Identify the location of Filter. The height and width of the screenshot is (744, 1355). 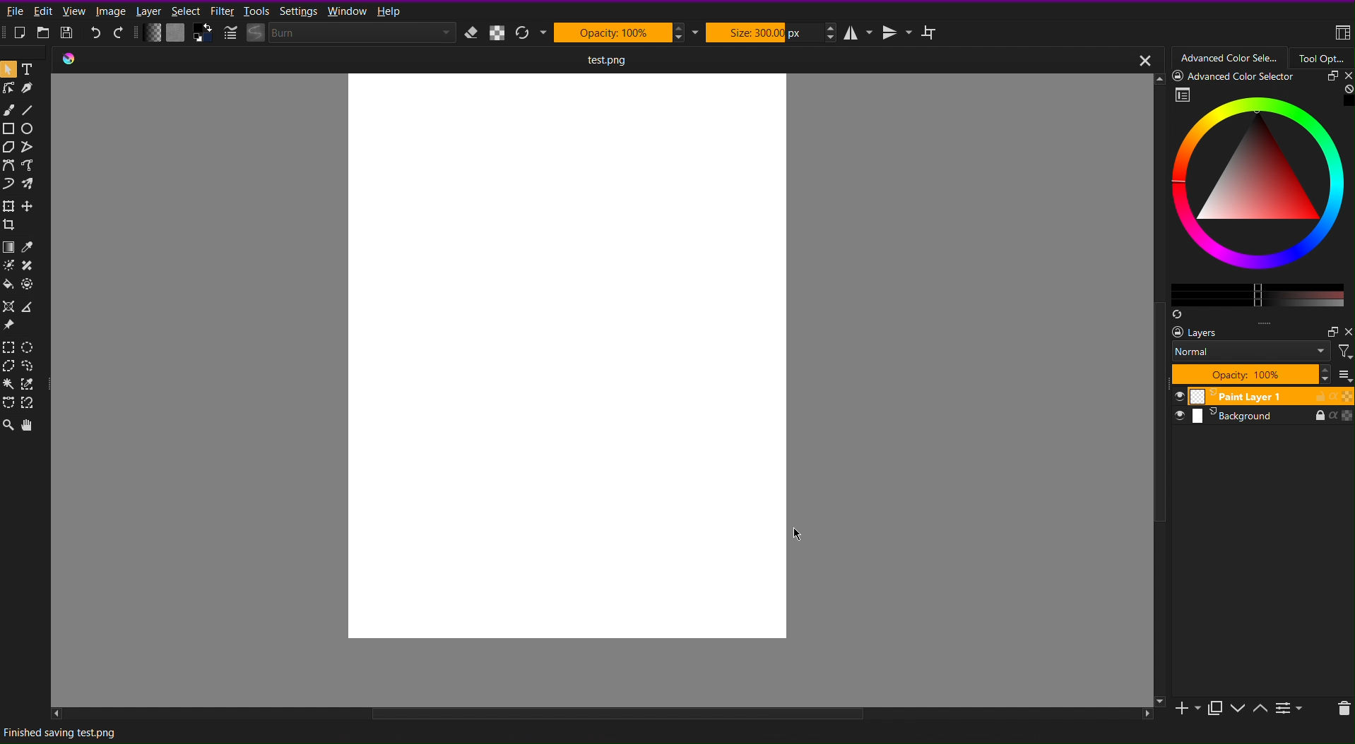
(222, 11).